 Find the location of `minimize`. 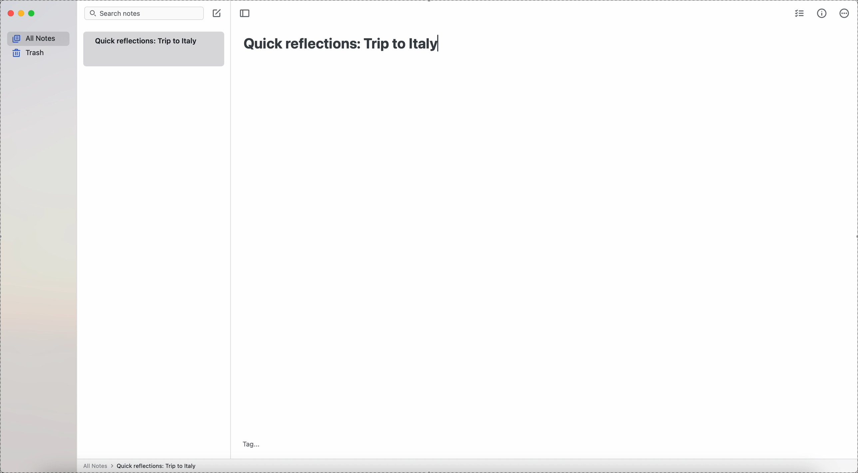

minimize is located at coordinates (22, 14).